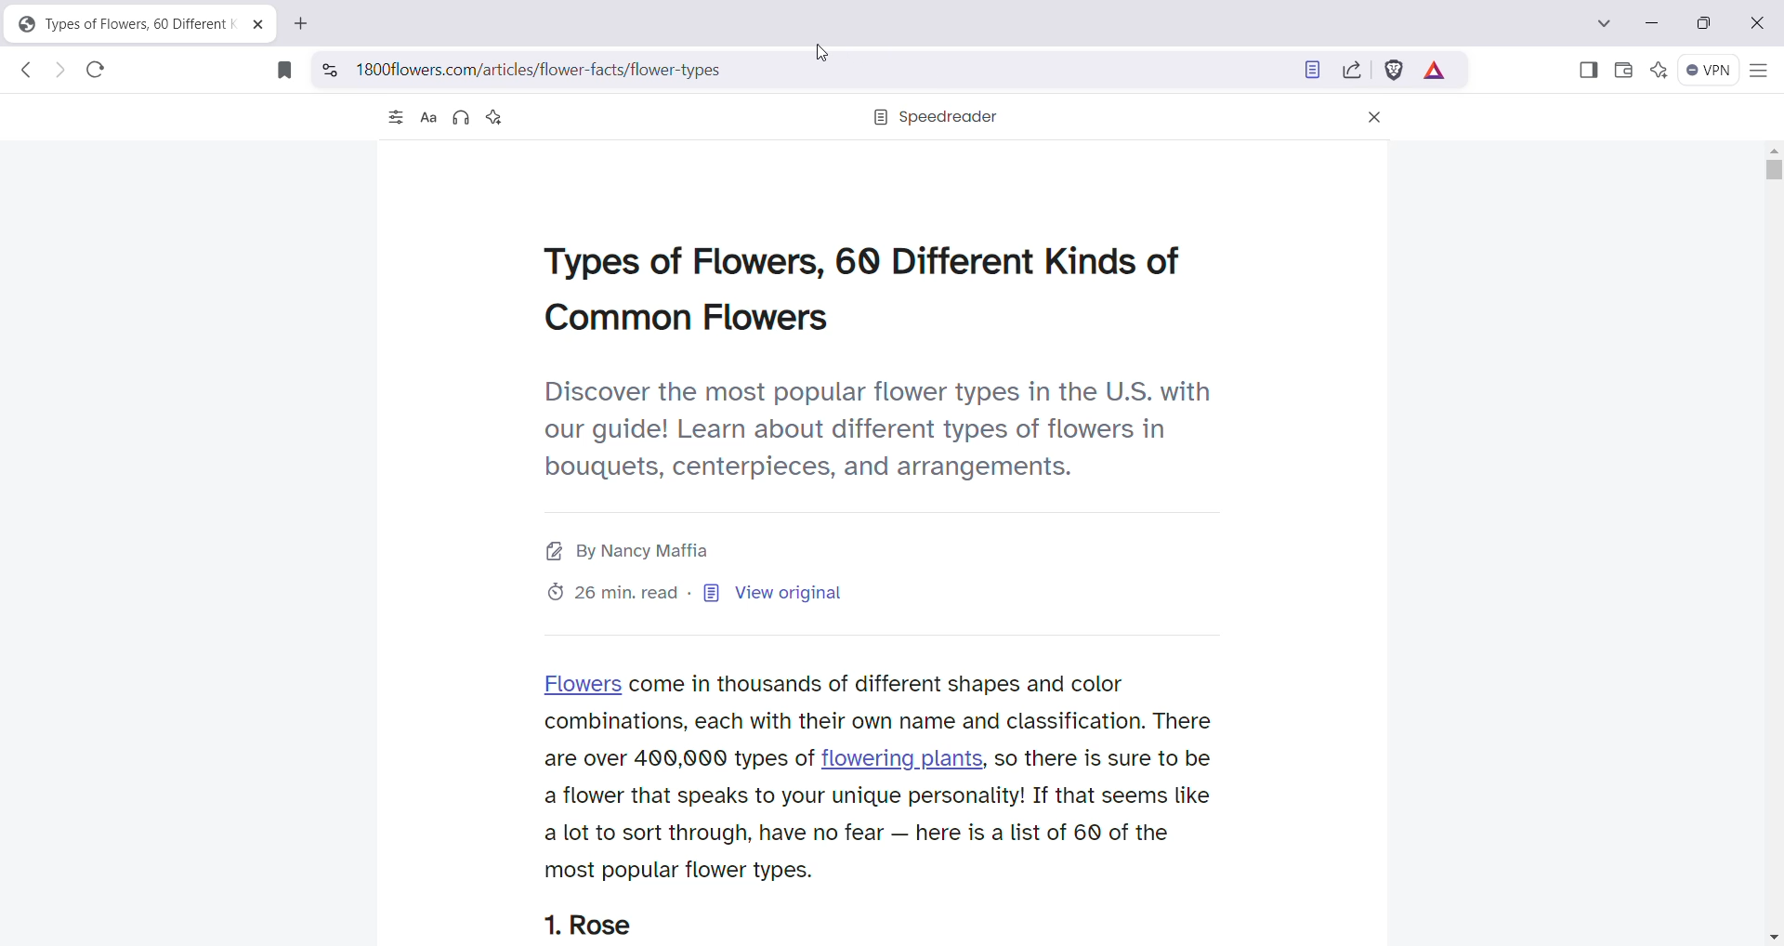  Describe the element at coordinates (676, 759) in the screenshot. I see `are over 400,000 types of` at that location.